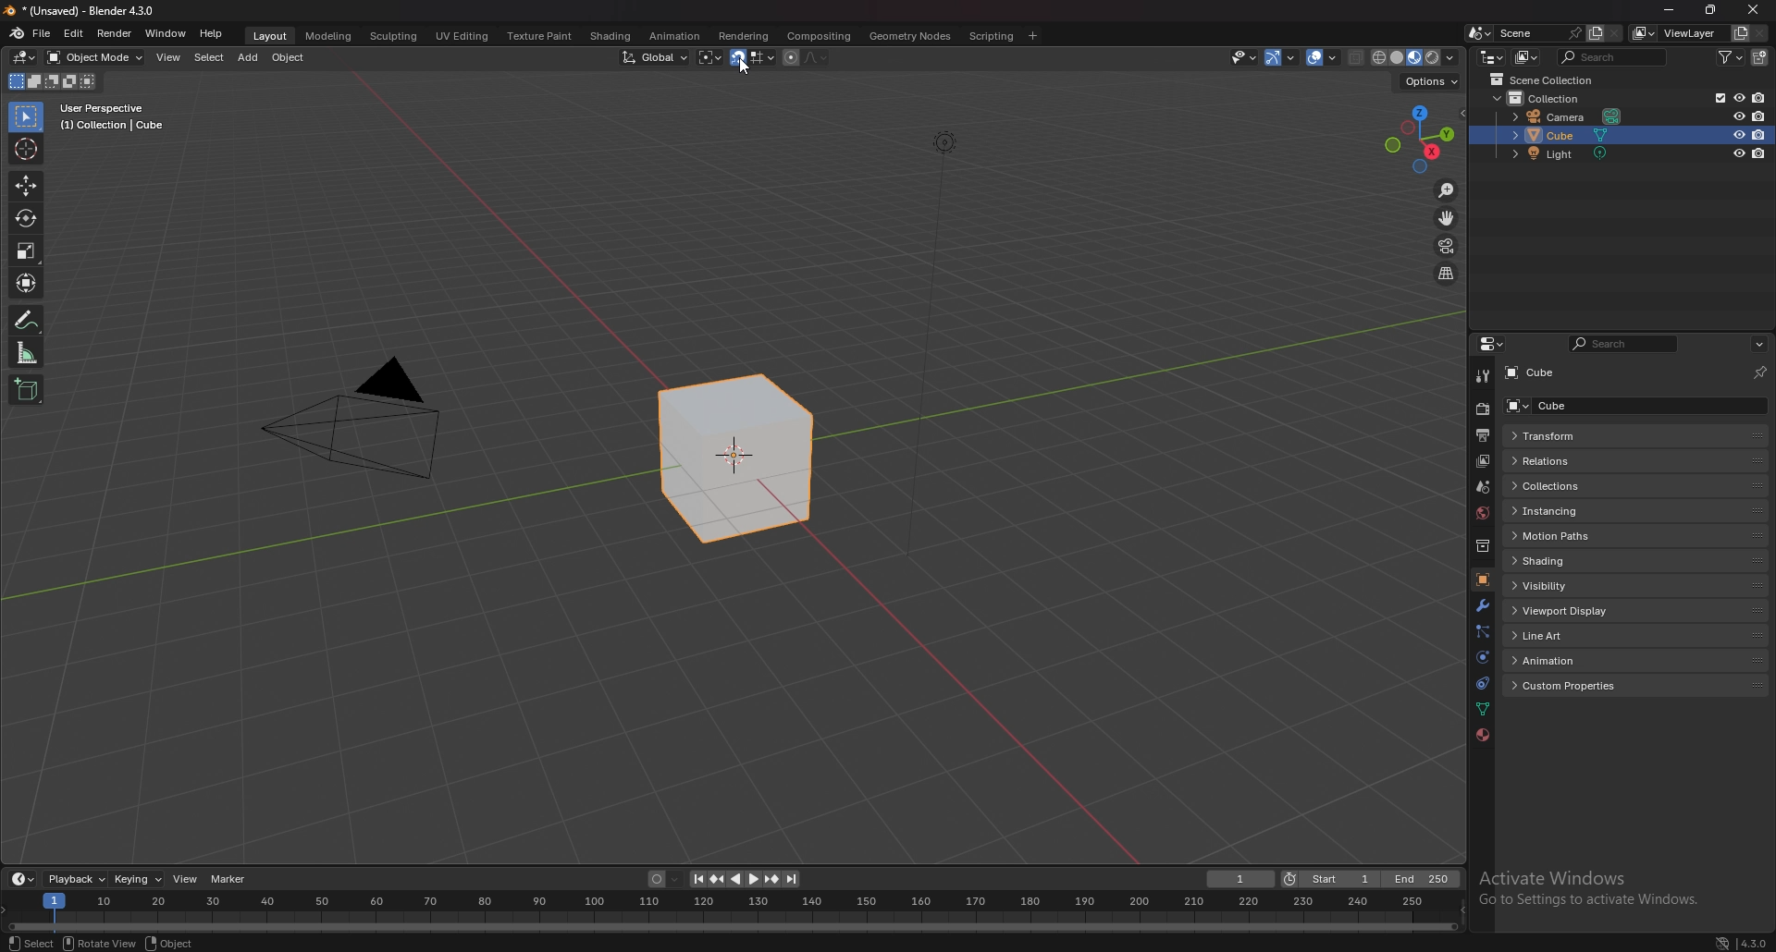 The height and width of the screenshot is (952, 1776). What do you see at coordinates (1560, 461) in the screenshot?
I see `relations` at bounding box center [1560, 461].